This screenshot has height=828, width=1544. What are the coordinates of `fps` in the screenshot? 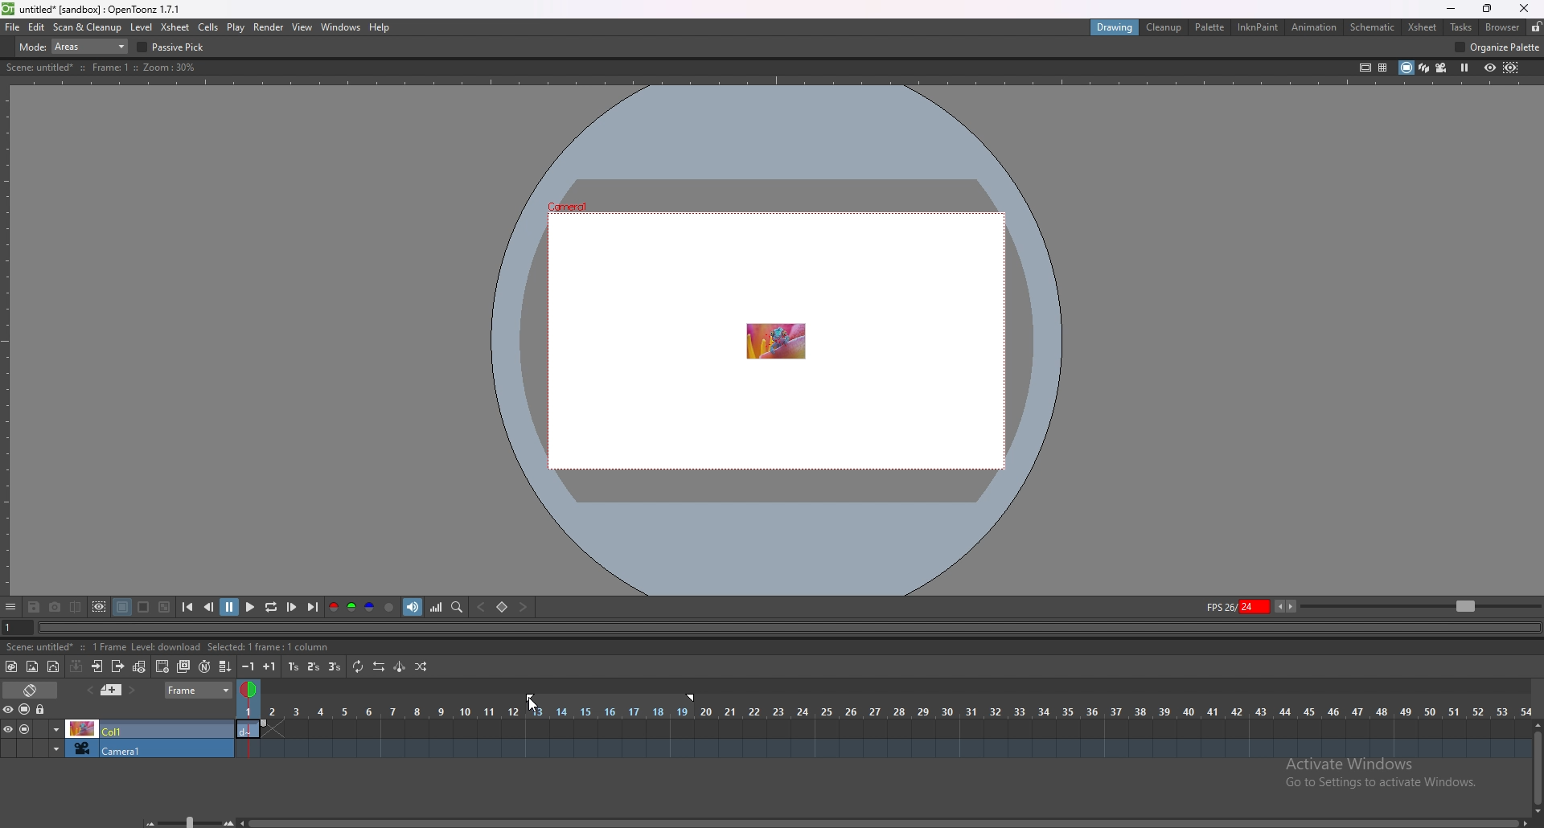 It's located at (1251, 606).